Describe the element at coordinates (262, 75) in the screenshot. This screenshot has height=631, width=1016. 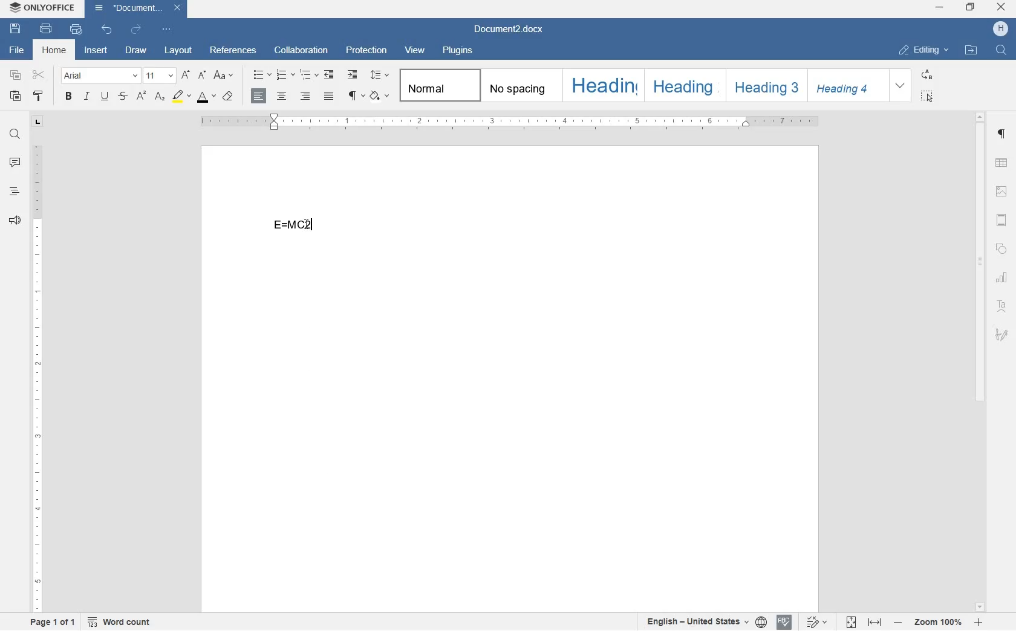
I see `bullets` at that location.